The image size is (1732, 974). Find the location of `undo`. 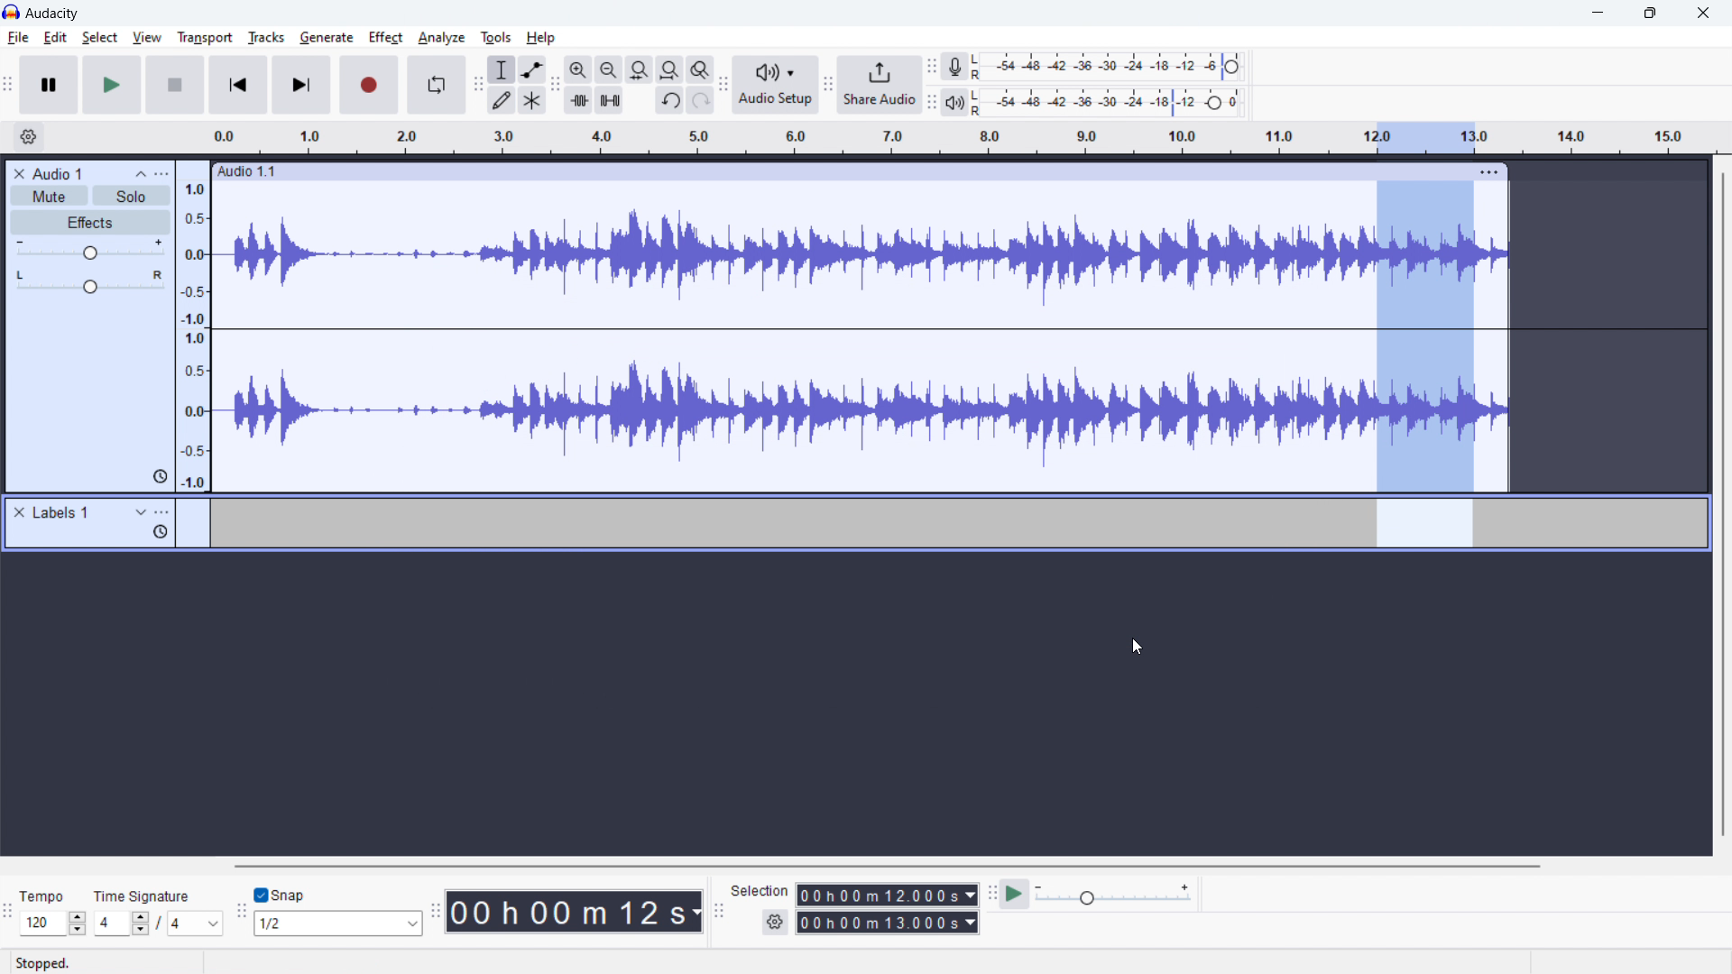

undo is located at coordinates (701, 100).